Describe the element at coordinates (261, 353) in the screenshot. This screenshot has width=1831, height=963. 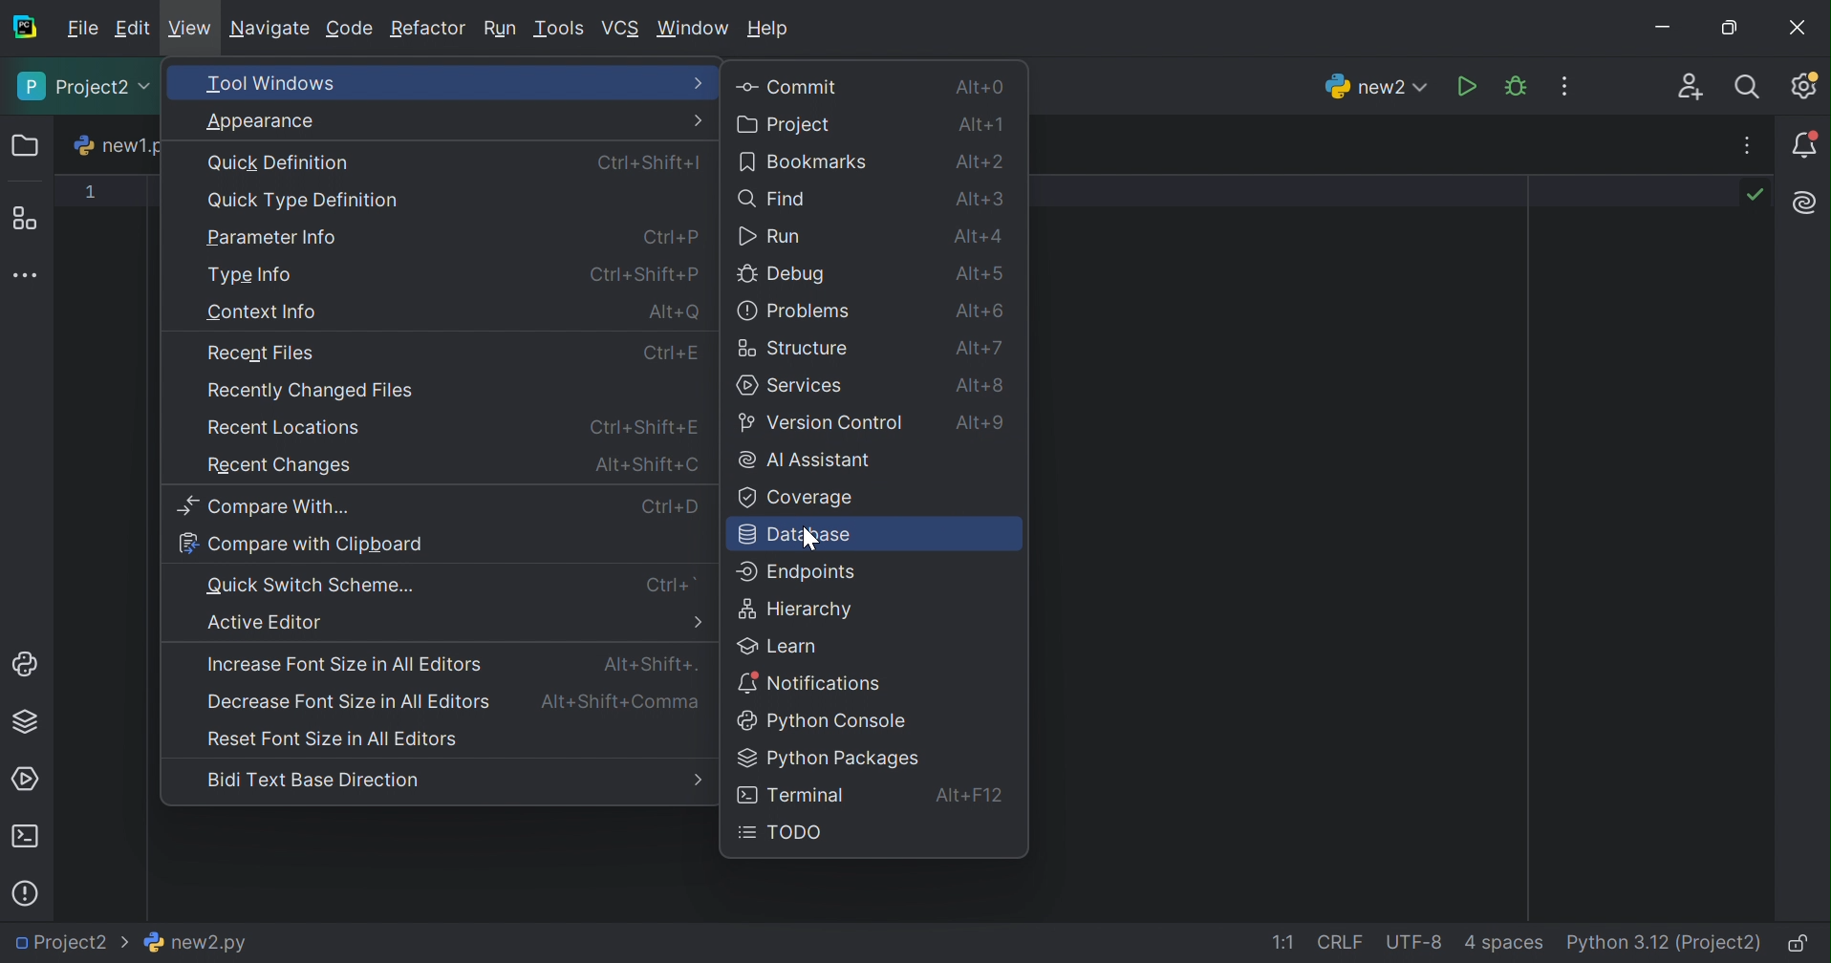
I see `Recent files` at that location.